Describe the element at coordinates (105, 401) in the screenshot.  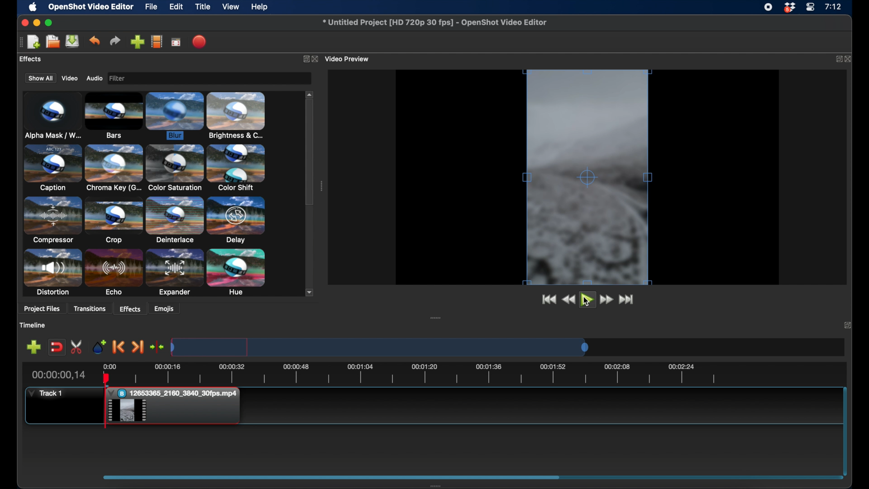
I see `playhead` at that location.